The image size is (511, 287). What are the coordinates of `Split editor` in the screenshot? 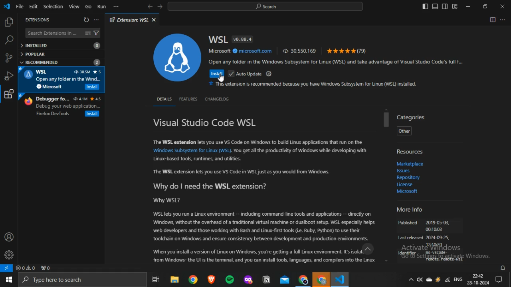 It's located at (493, 20).